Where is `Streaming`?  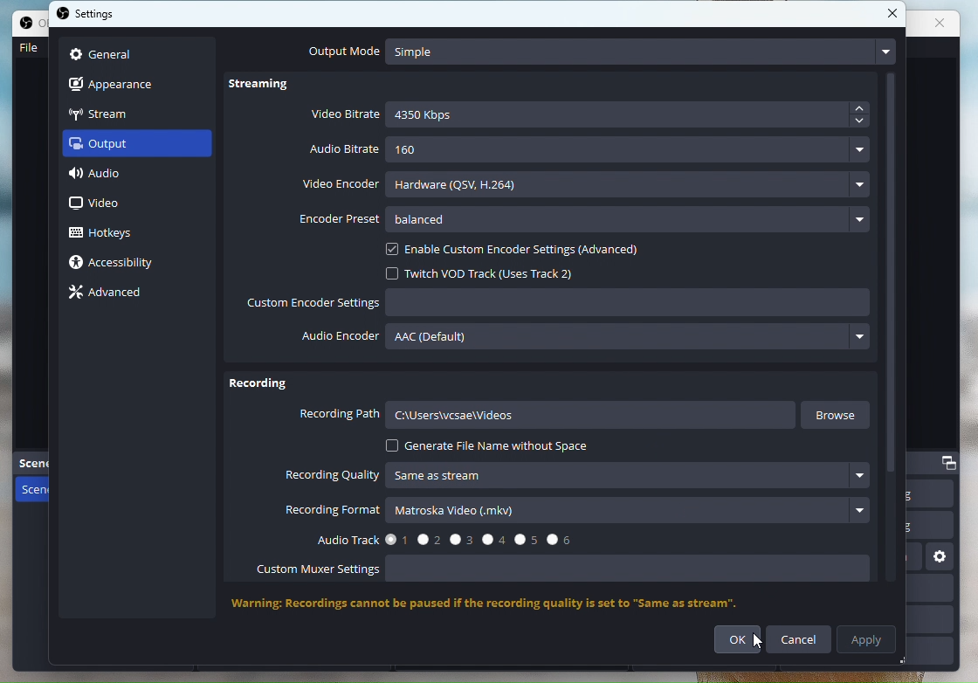 Streaming is located at coordinates (269, 87).